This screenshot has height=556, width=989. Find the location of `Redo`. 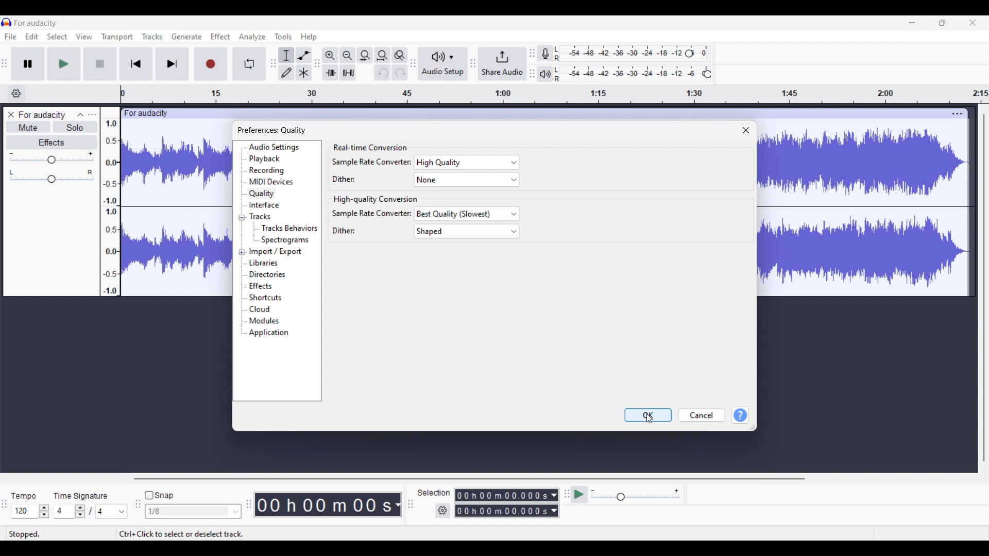

Redo is located at coordinates (400, 73).